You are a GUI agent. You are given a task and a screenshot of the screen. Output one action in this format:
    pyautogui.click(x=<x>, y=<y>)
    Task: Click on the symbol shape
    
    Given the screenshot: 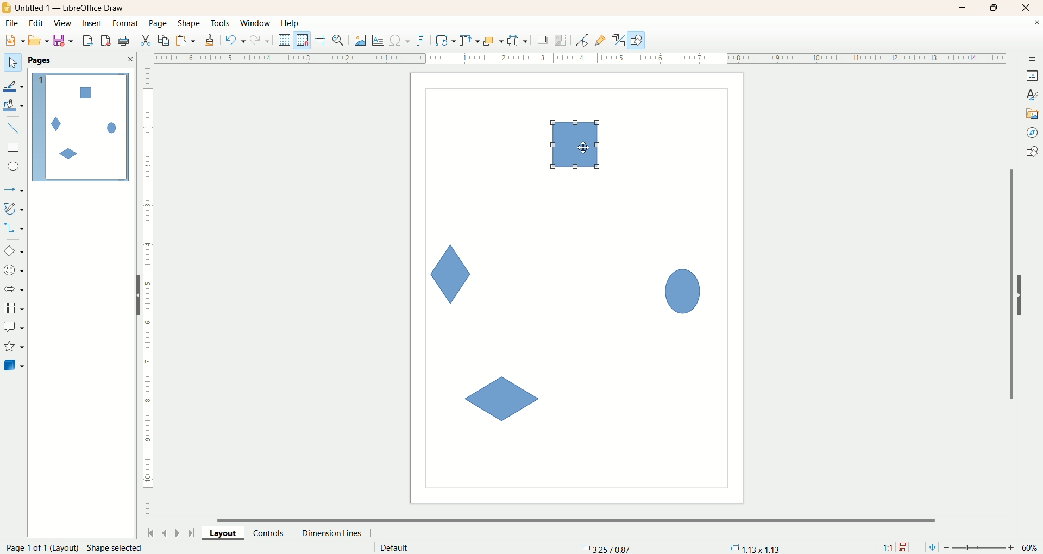 What is the action you would take?
    pyautogui.click(x=15, y=271)
    